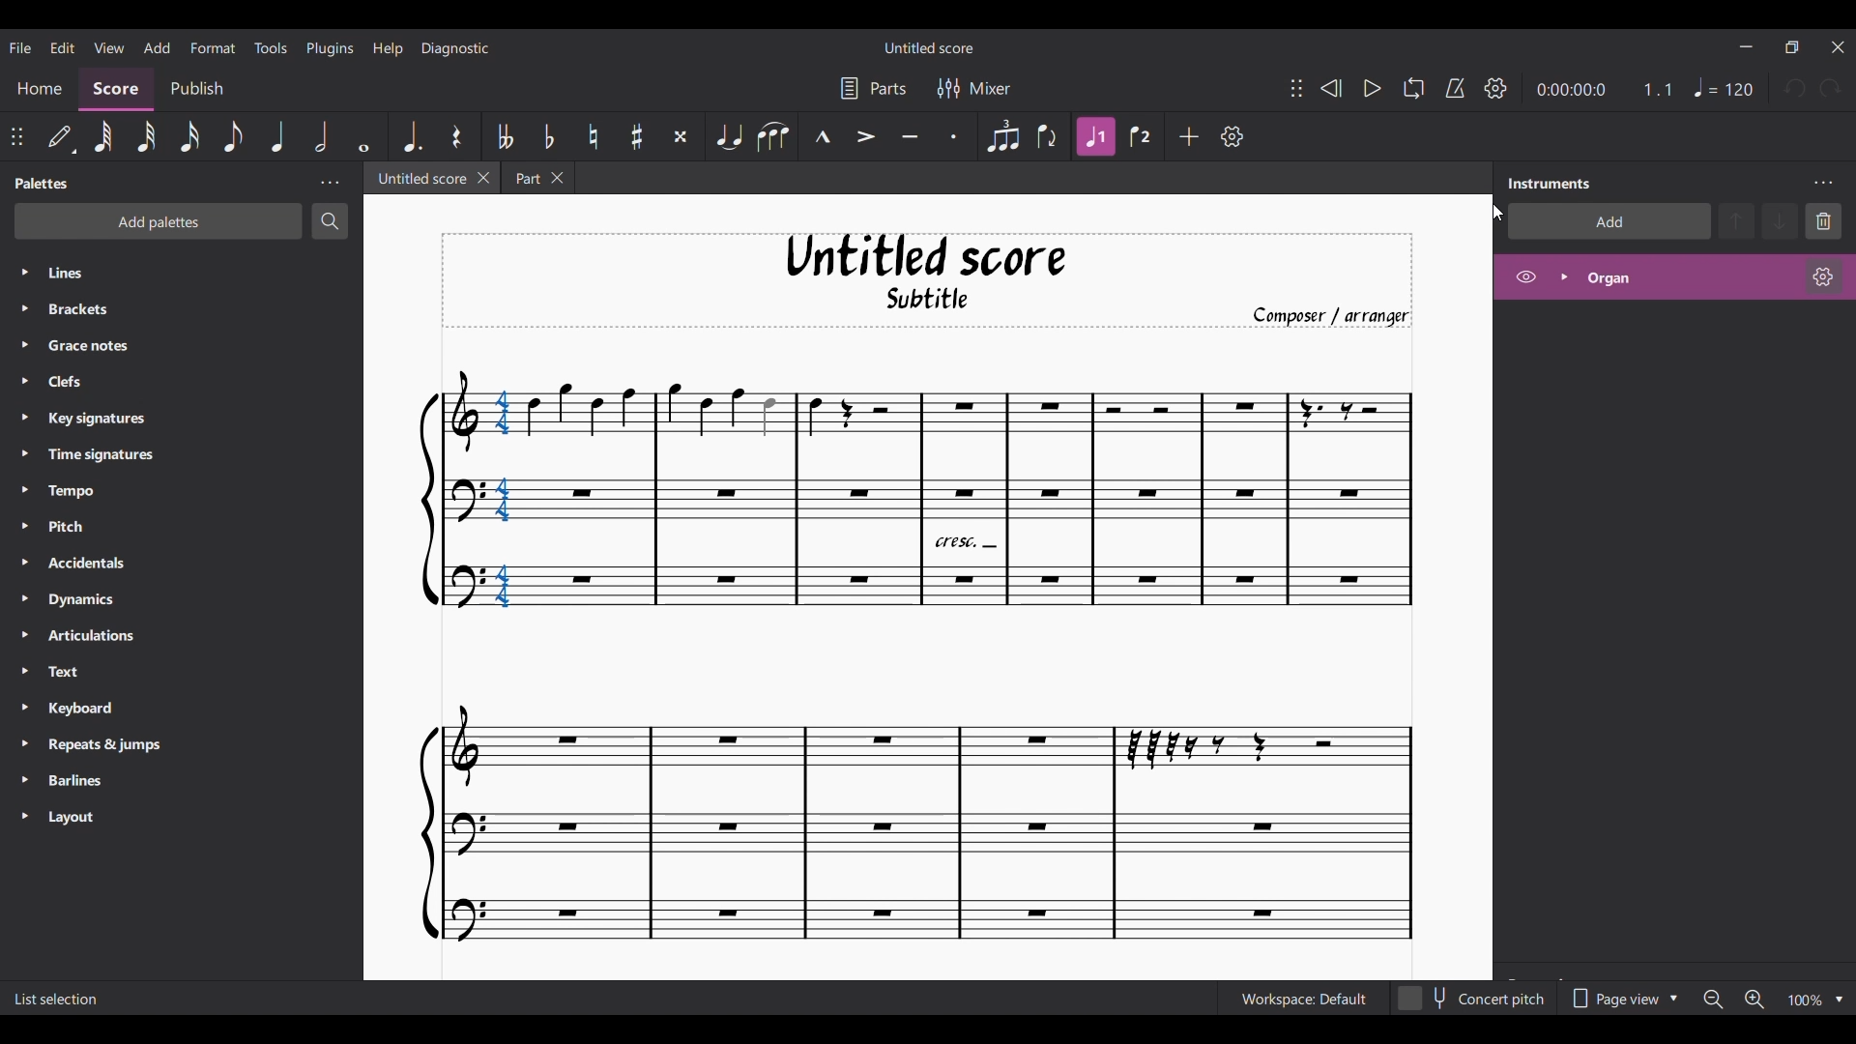 This screenshot has width=1856, height=1044. Describe the element at coordinates (681, 136) in the screenshot. I see `Toggle double sharp` at that location.